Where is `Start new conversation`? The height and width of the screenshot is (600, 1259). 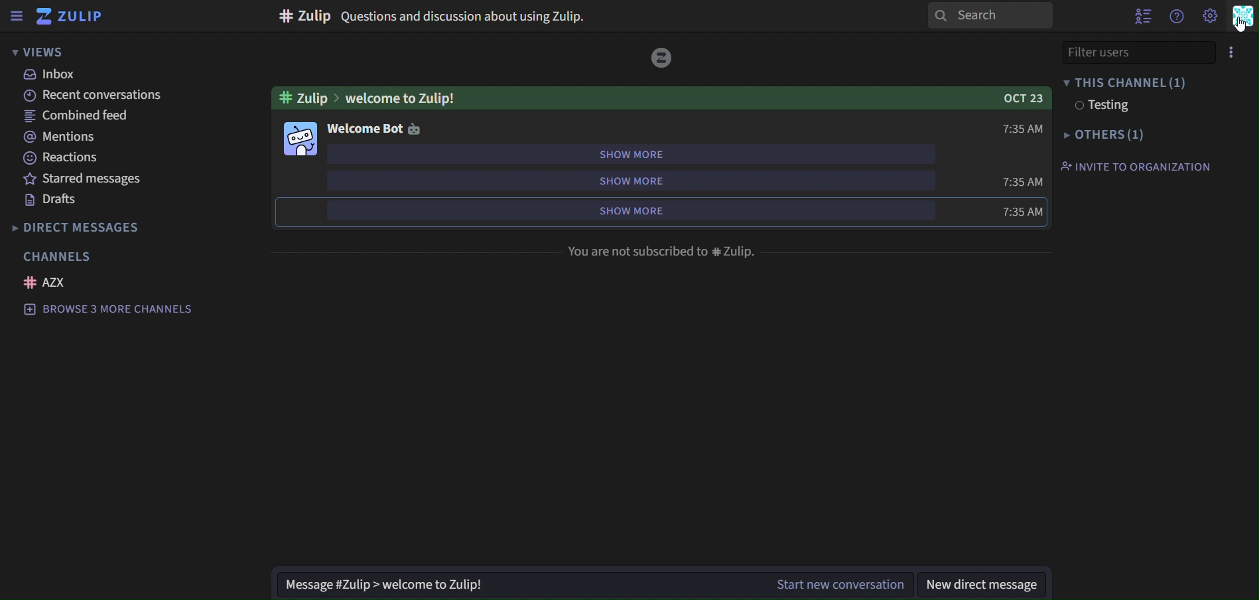
Start new conversation is located at coordinates (837, 582).